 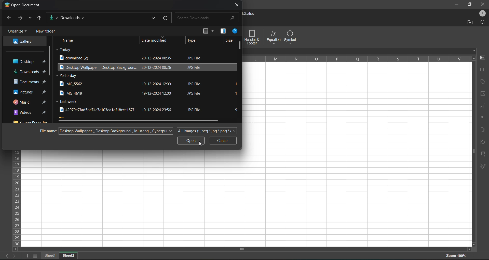 What do you see at coordinates (30, 101) in the screenshot?
I see `music` at bounding box center [30, 101].